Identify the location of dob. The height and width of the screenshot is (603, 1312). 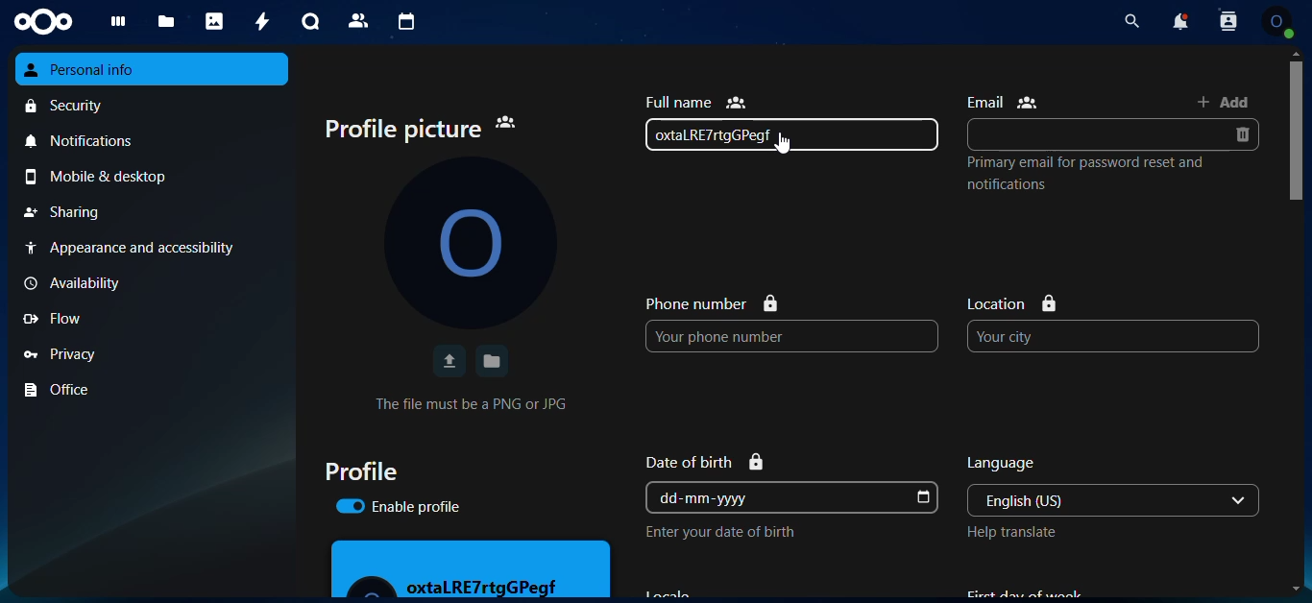
(921, 498).